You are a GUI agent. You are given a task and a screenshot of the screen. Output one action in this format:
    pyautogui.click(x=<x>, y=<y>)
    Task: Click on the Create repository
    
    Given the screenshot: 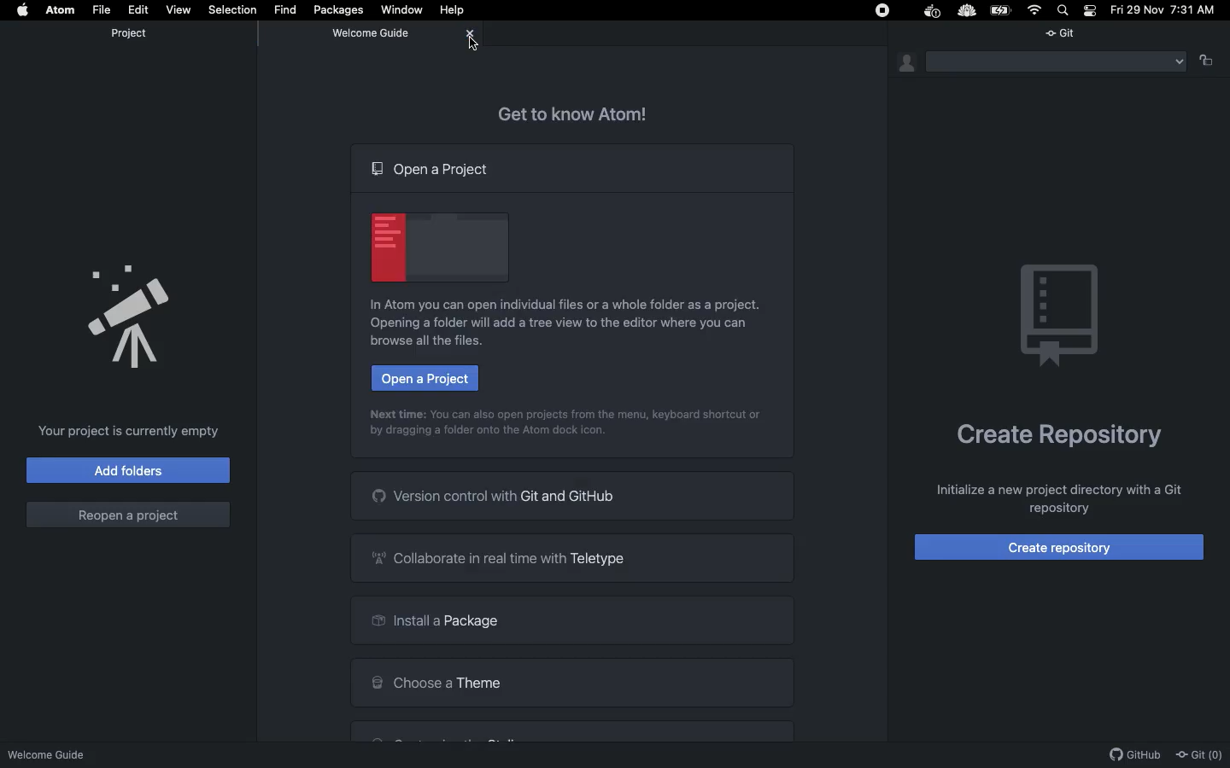 What is the action you would take?
    pyautogui.click(x=1060, y=548)
    